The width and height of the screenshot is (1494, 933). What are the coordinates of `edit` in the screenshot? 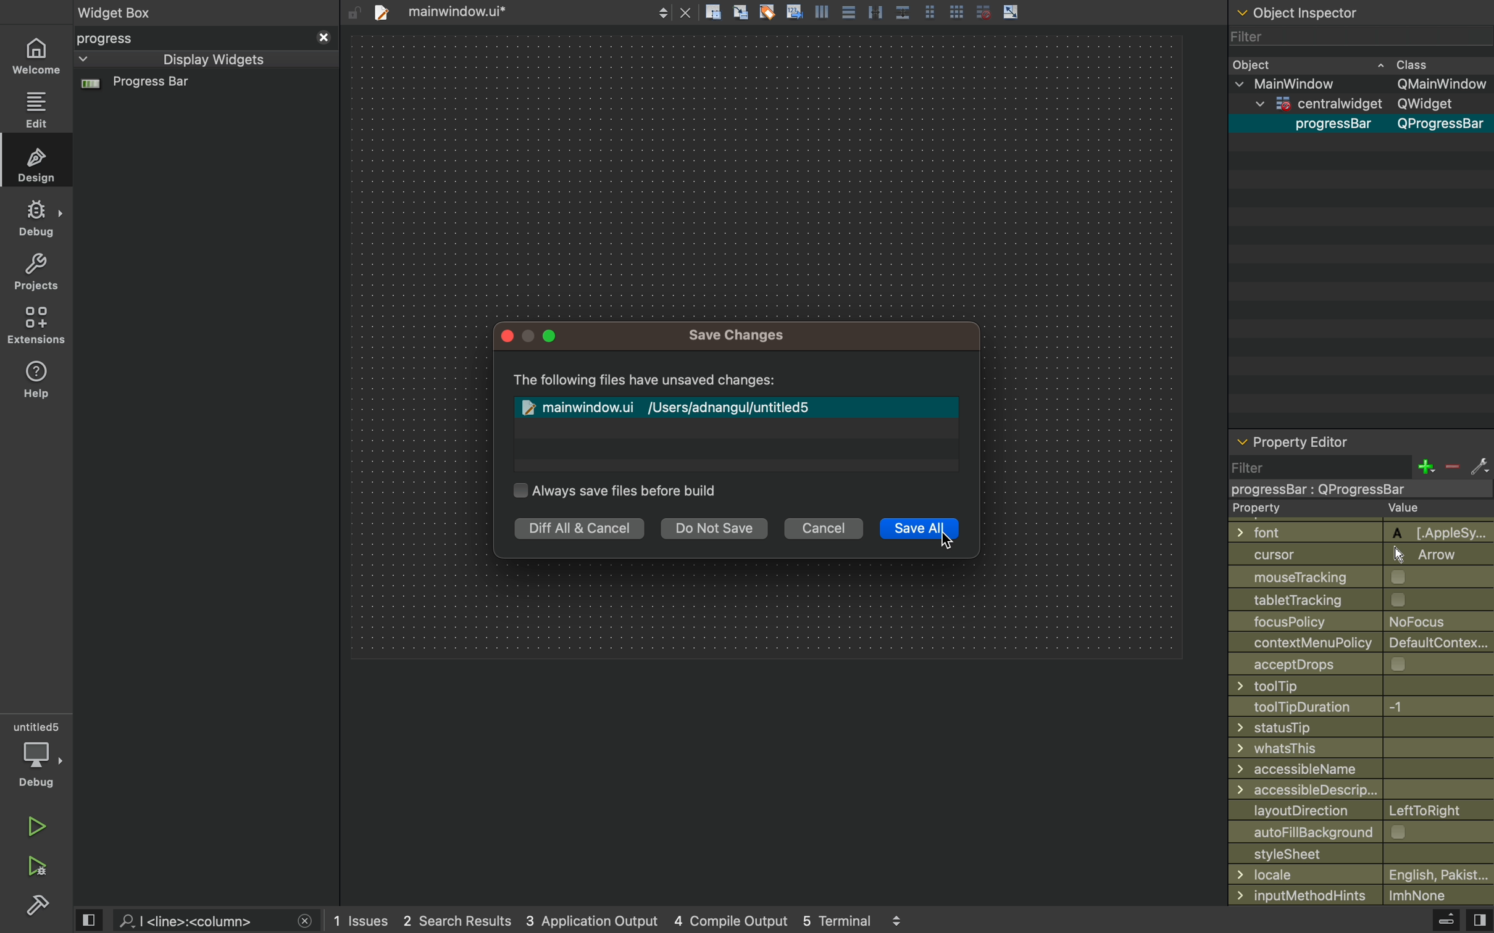 It's located at (39, 163).